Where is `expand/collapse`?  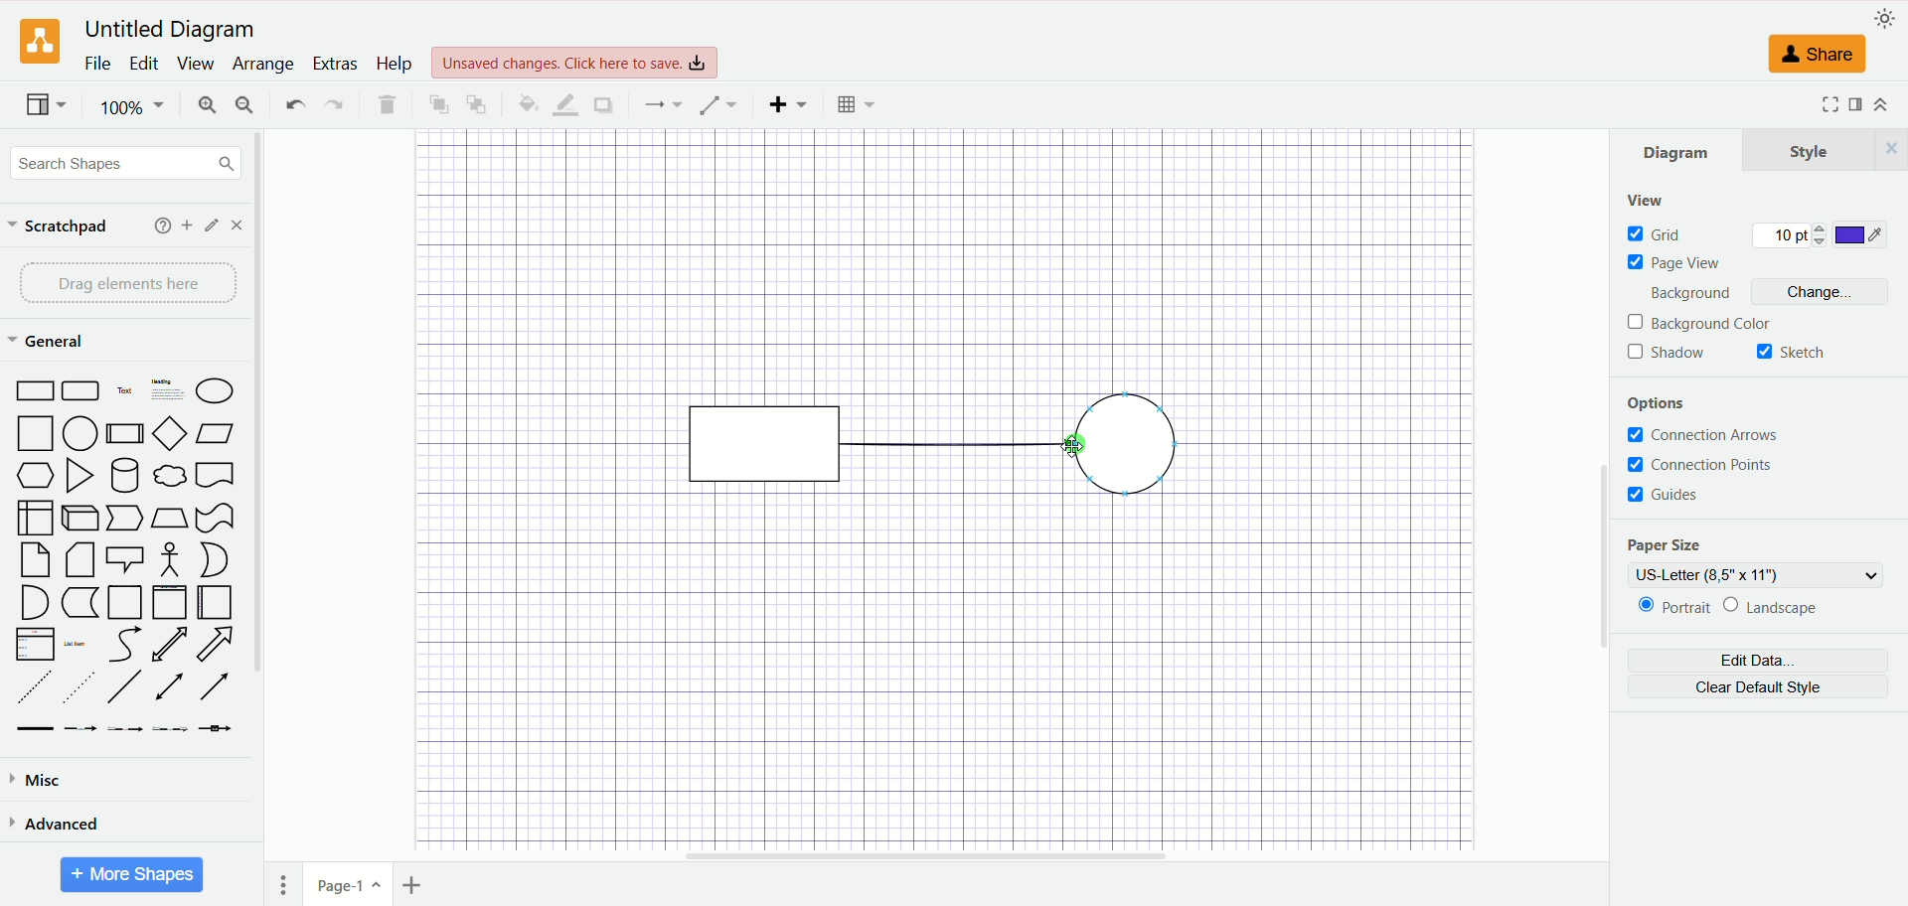
expand/collapse is located at coordinates (1881, 104).